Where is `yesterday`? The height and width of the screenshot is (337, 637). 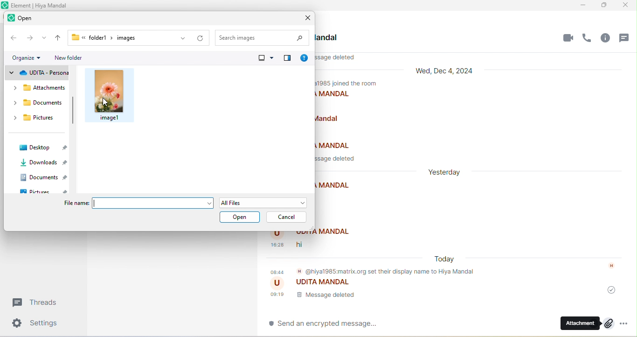
yesterday is located at coordinates (450, 171).